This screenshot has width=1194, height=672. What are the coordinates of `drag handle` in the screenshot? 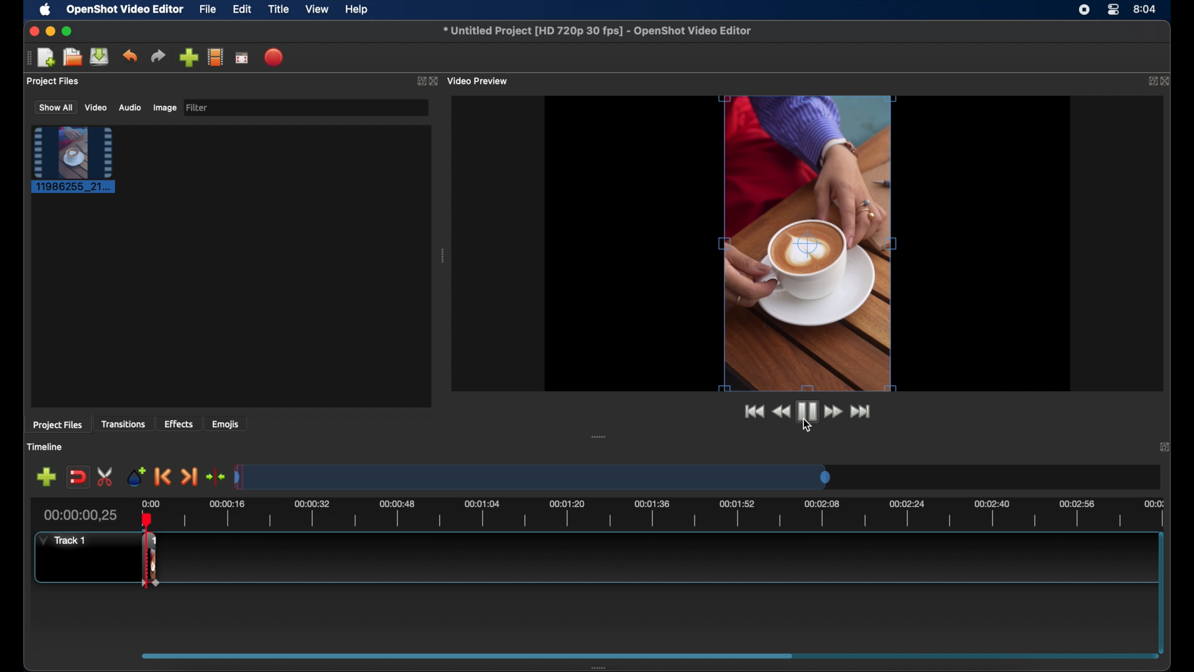 It's located at (606, 665).